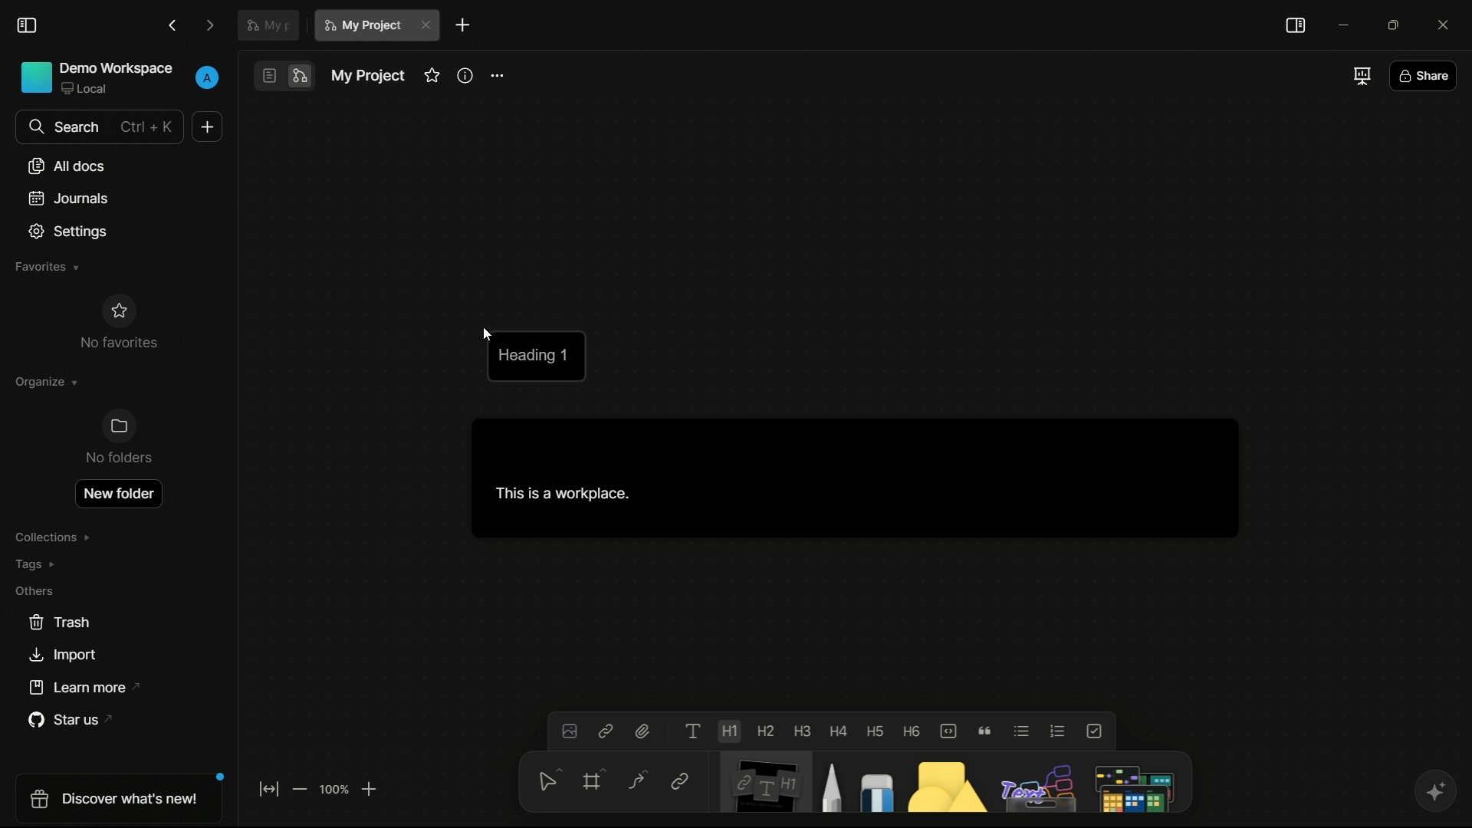 The height and width of the screenshot is (828, 1472). Describe the element at coordinates (370, 788) in the screenshot. I see `zoom in` at that location.